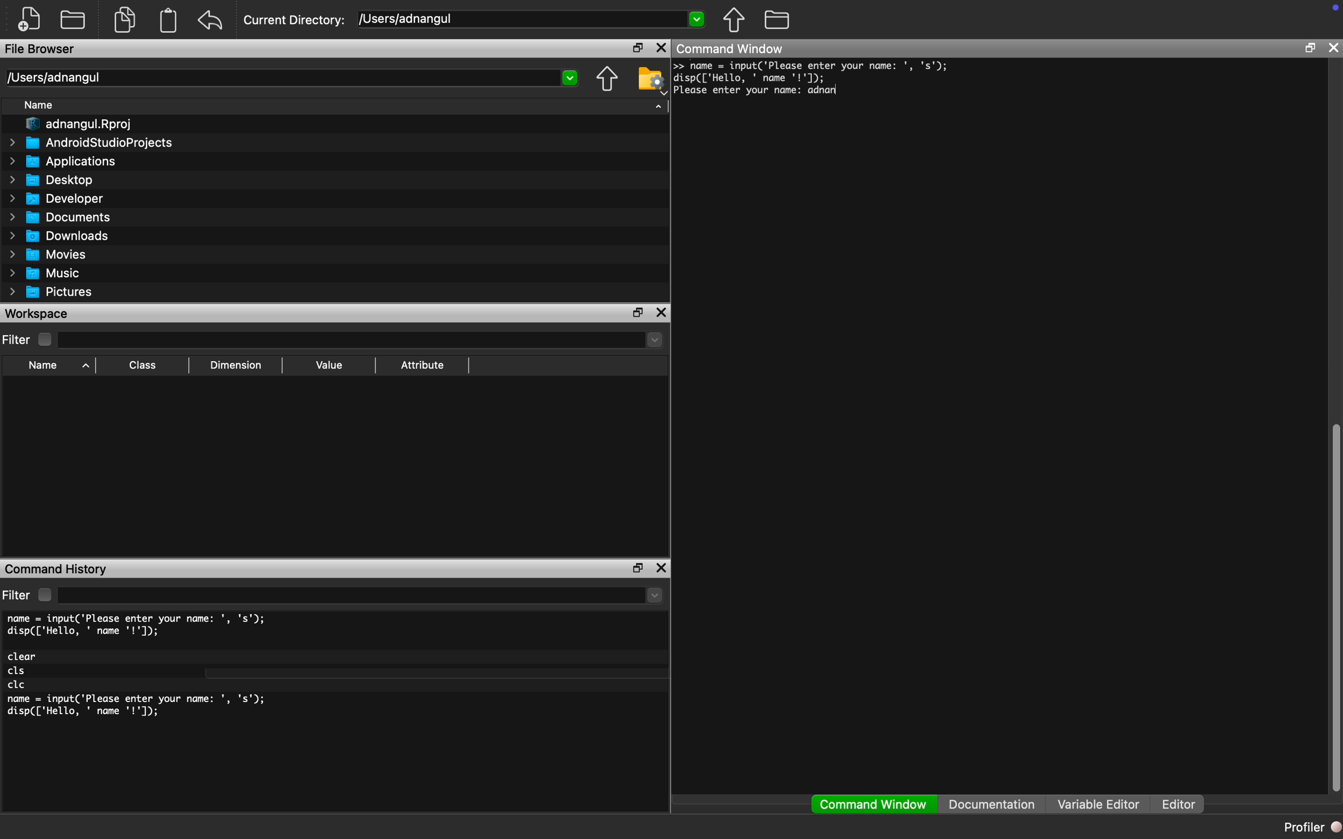  Describe the element at coordinates (329, 365) in the screenshot. I see `Value` at that location.